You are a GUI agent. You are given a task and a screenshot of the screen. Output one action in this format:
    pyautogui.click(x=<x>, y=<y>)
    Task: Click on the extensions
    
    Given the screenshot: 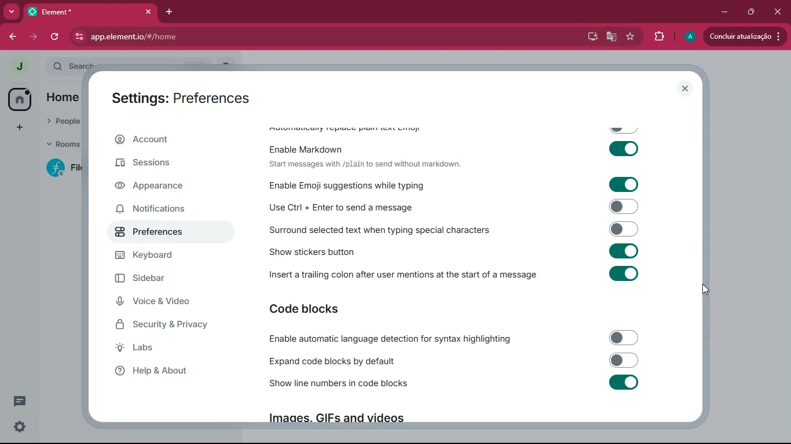 What is the action you would take?
    pyautogui.click(x=658, y=38)
    